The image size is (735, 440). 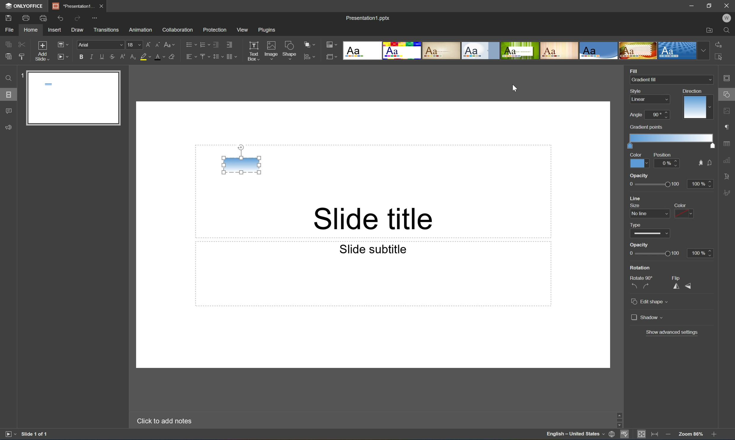 What do you see at coordinates (657, 114) in the screenshot?
I see `90 degrees` at bounding box center [657, 114].